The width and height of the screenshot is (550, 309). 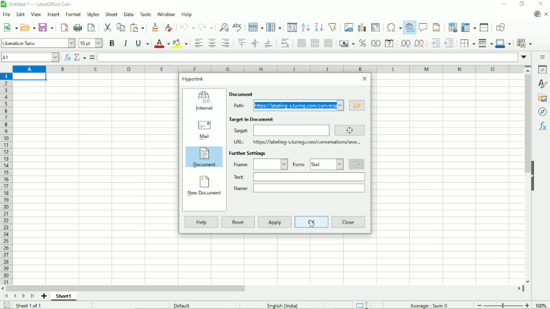 I want to click on Browse, so click(x=357, y=105).